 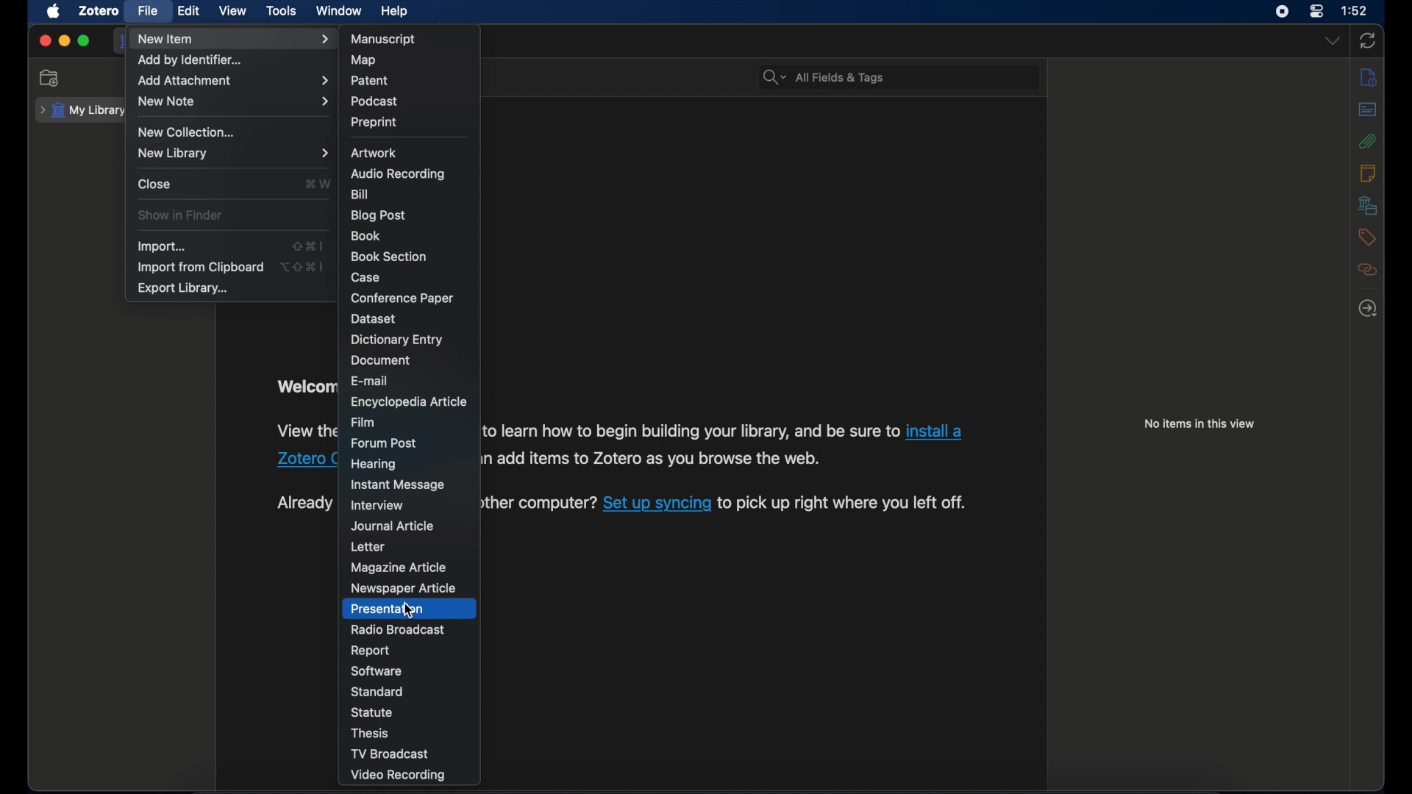 What do you see at coordinates (100, 11) in the screenshot?
I see `zotero` at bounding box center [100, 11].